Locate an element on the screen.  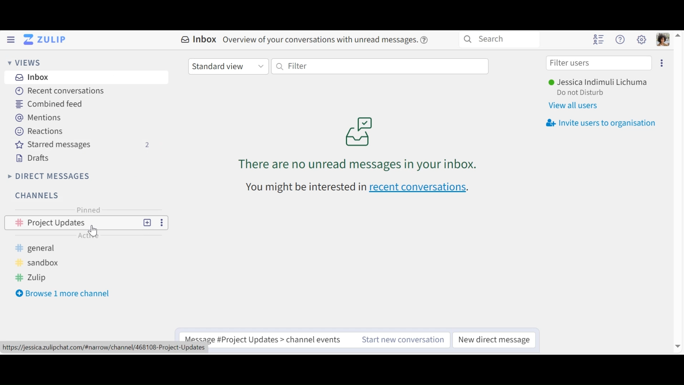
View all users is located at coordinates (572, 106).